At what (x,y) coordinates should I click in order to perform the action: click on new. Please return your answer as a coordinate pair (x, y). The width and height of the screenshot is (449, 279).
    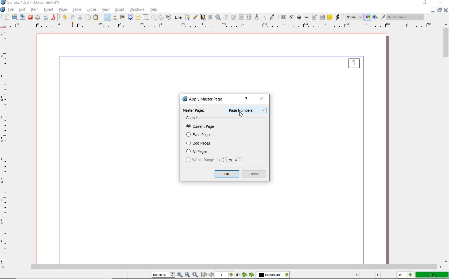
    Looking at the image, I should click on (7, 17).